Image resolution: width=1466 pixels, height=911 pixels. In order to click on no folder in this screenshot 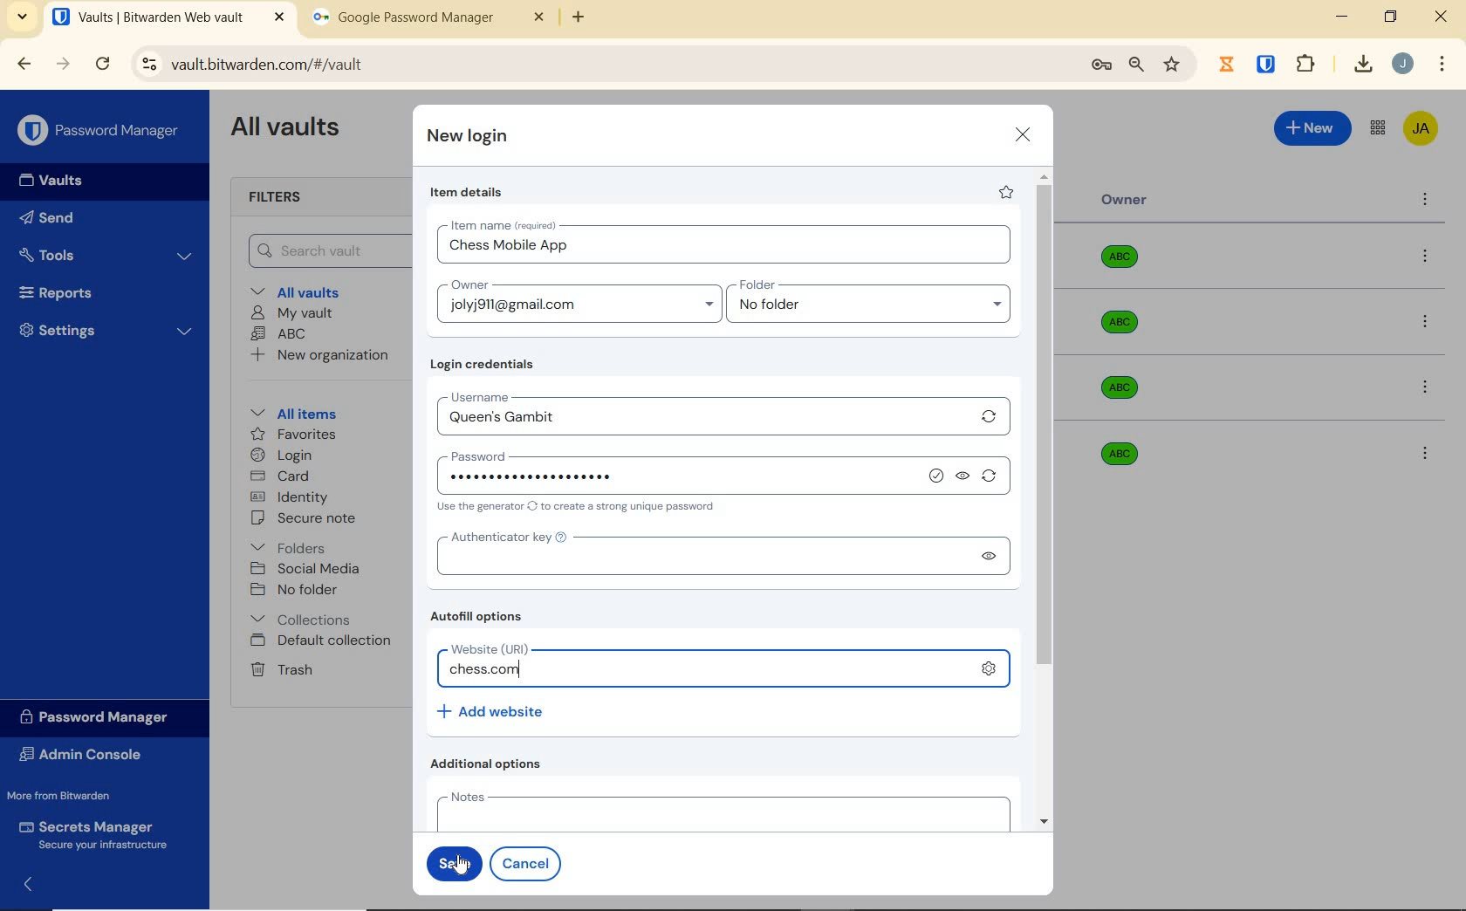, I will do `click(875, 309)`.